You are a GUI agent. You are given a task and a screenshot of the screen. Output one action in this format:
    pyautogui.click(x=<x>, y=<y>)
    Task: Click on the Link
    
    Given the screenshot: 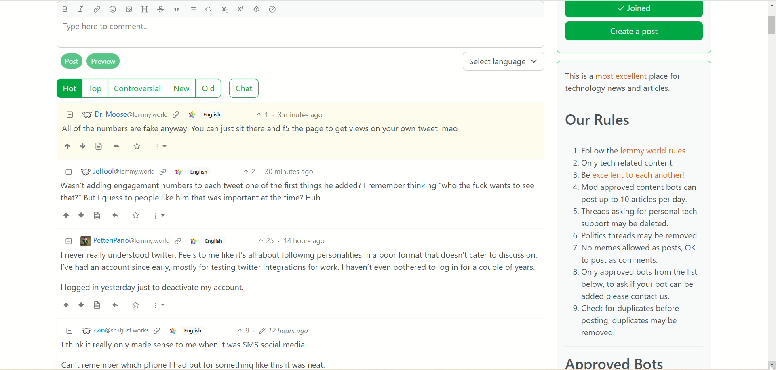 What is the action you would take?
    pyautogui.click(x=192, y=114)
    